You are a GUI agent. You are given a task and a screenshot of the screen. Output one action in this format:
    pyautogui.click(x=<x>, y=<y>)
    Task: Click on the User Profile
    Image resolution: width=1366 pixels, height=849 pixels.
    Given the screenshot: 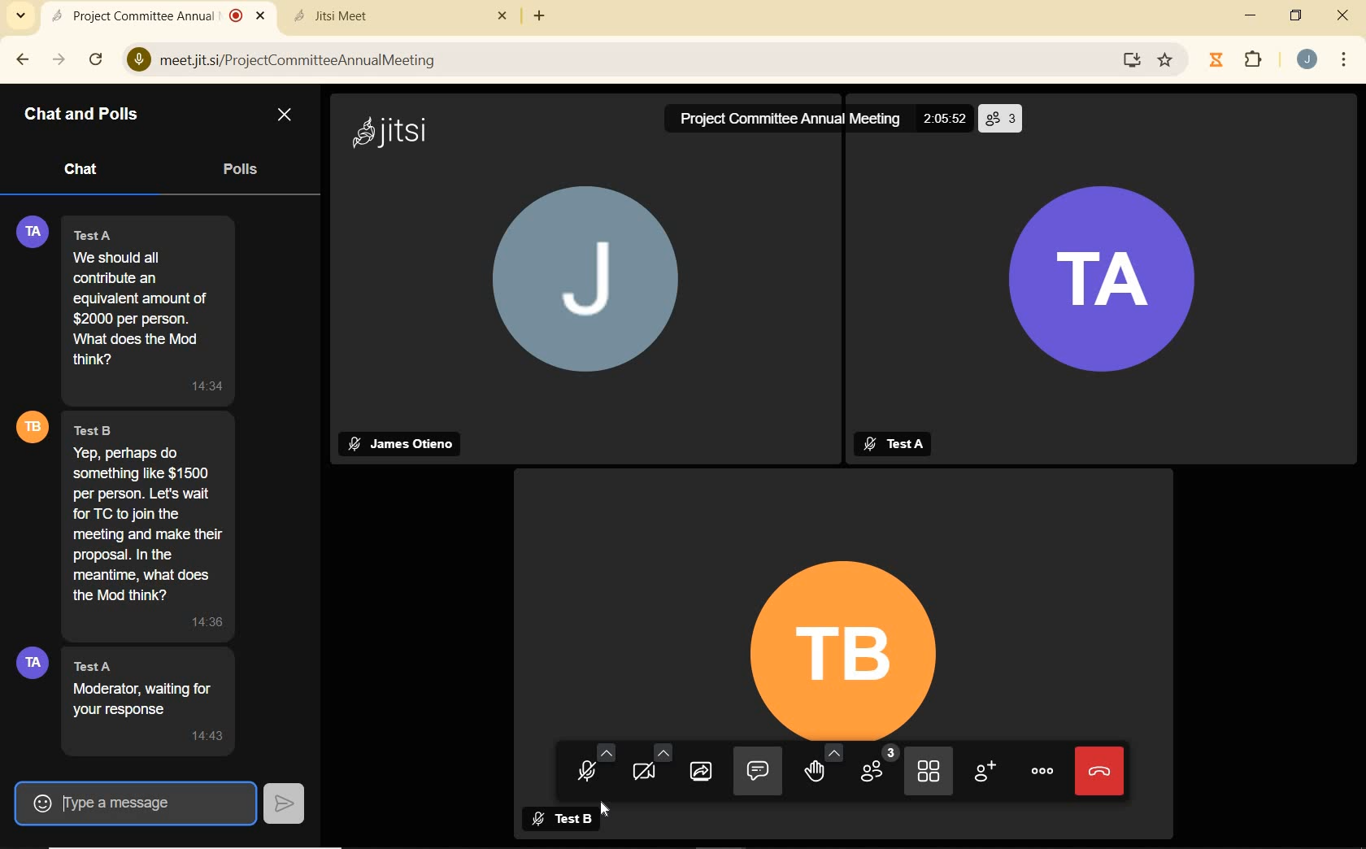 What is the action you would take?
    pyautogui.click(x=33, y=426)
    